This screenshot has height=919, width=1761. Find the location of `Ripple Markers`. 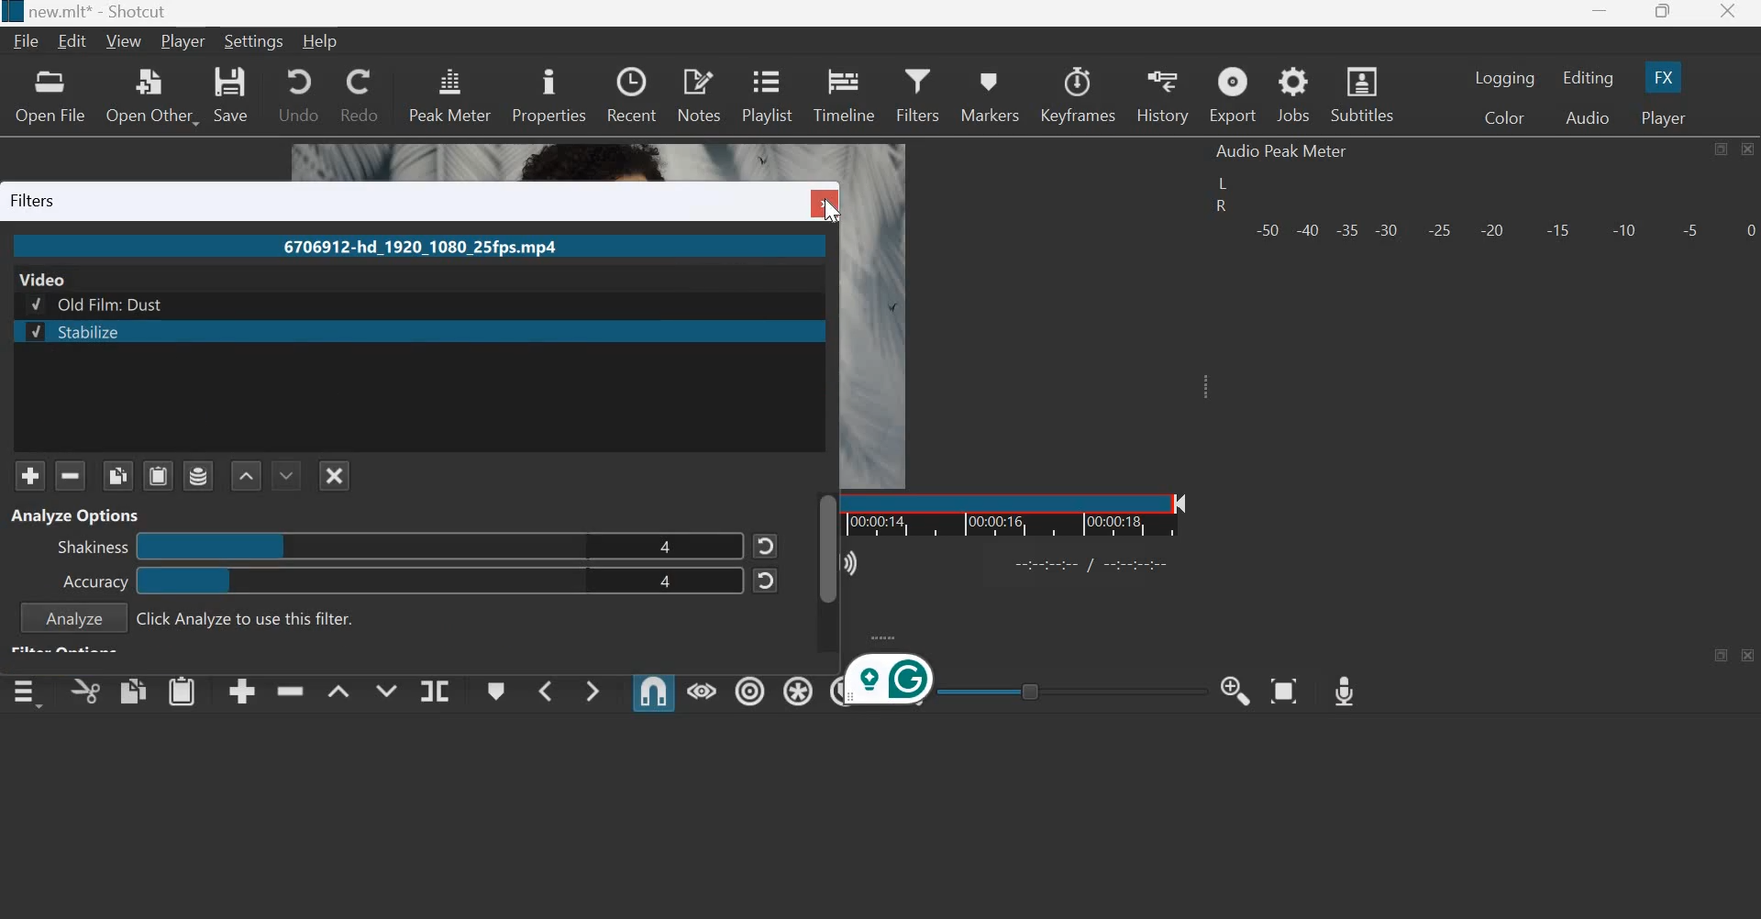

Ripple Markers is located at coordinates (834, 692).